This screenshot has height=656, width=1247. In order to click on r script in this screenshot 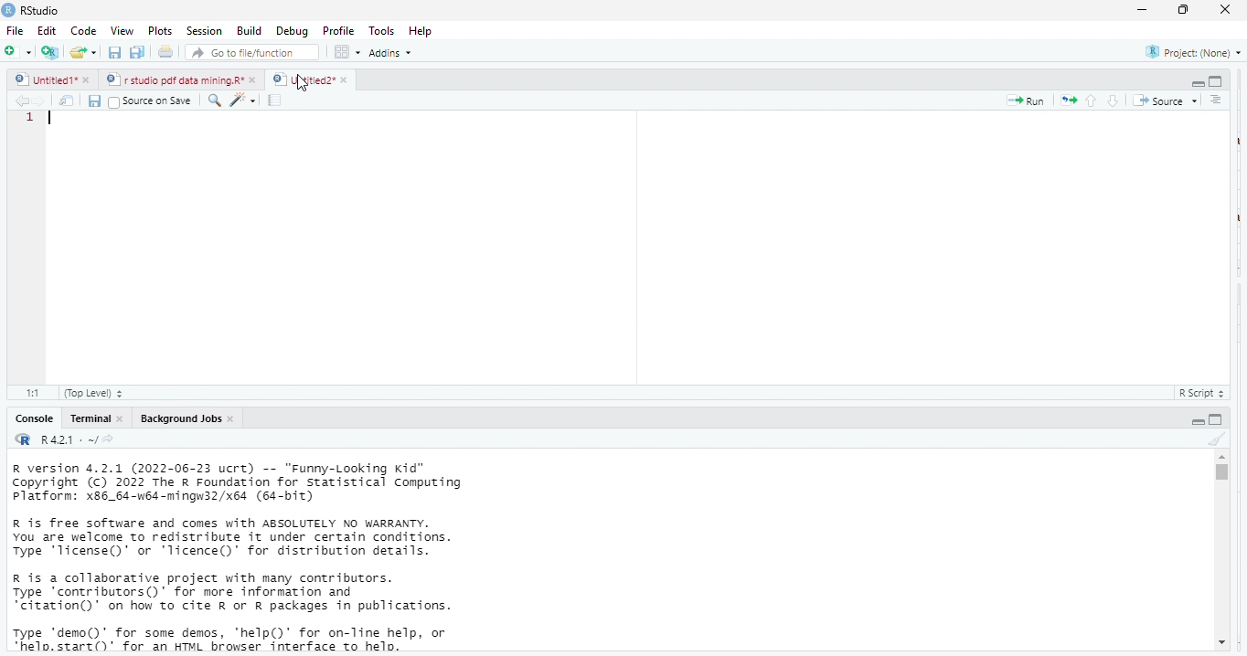, I will do `click(1206, 393)`.